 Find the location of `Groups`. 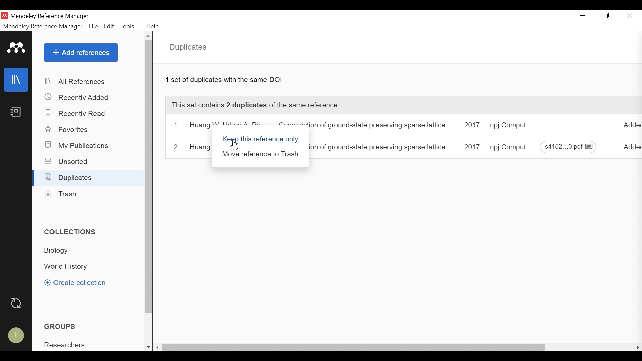

Groups is located at coordinates (61, 326).